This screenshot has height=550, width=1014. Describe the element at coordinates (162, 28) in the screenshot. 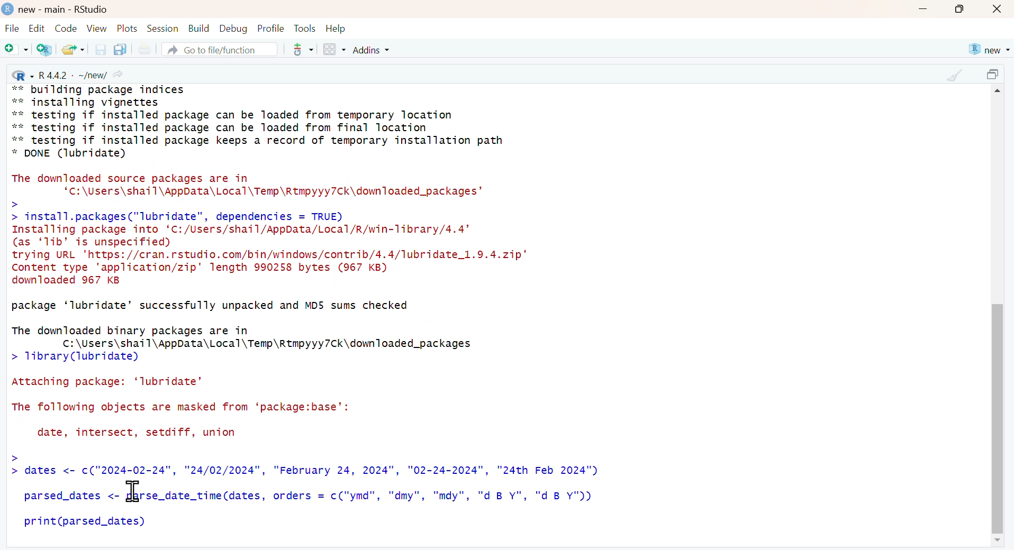

I see `Session` at that location.